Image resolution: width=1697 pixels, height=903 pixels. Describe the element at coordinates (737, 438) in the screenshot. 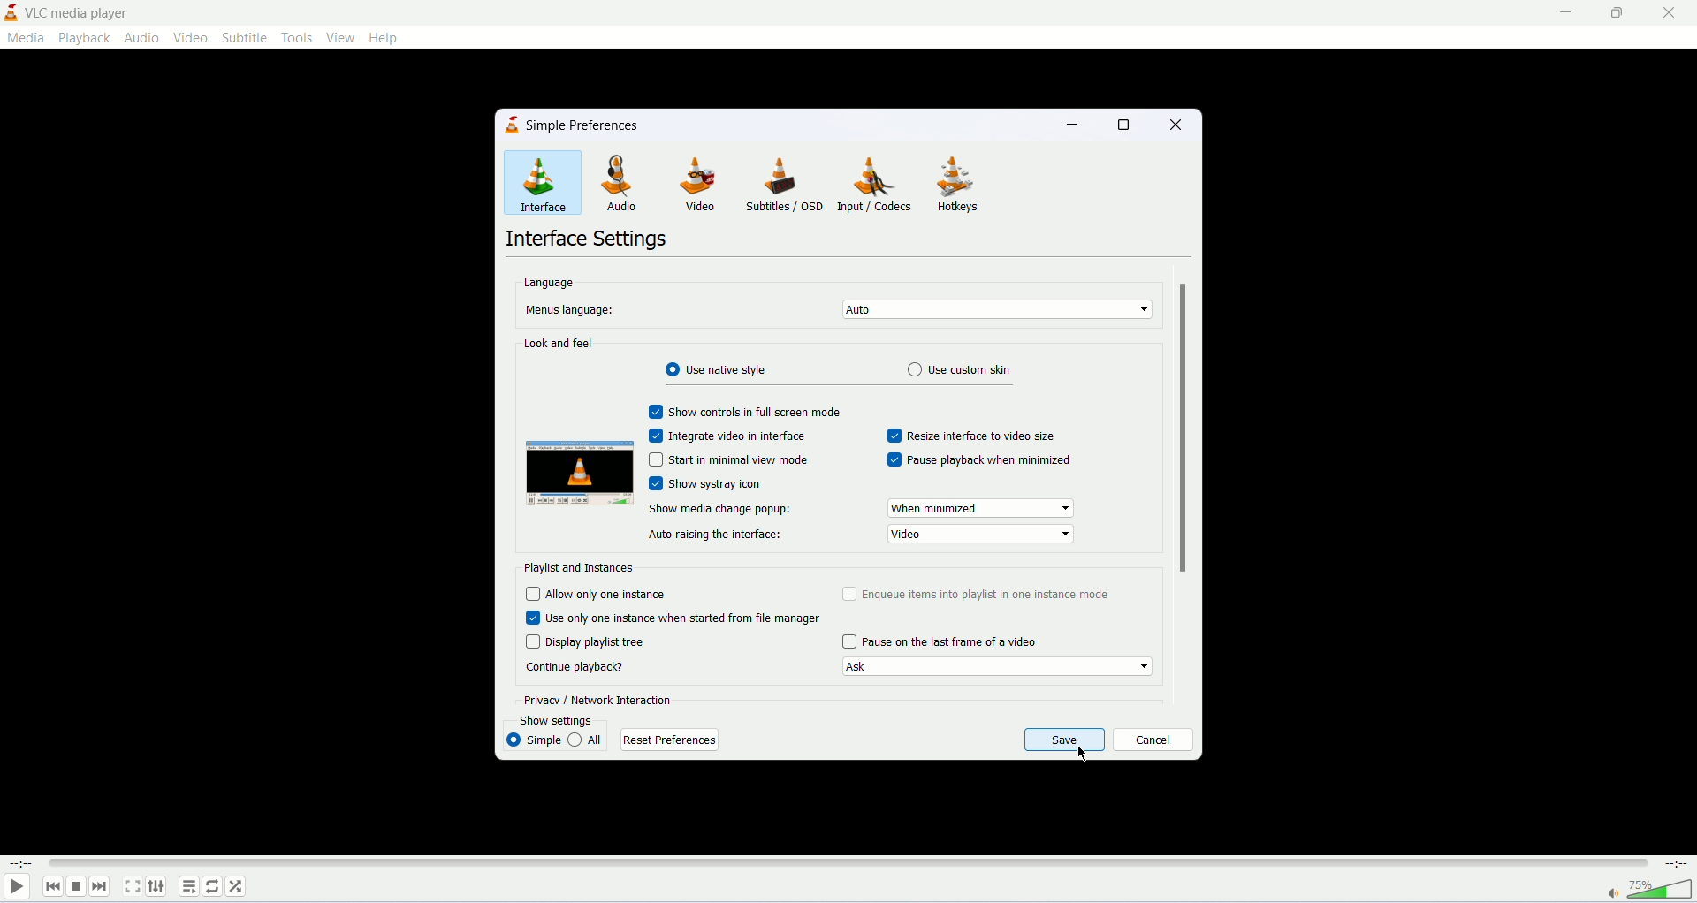

I see `integrate video` at that location.